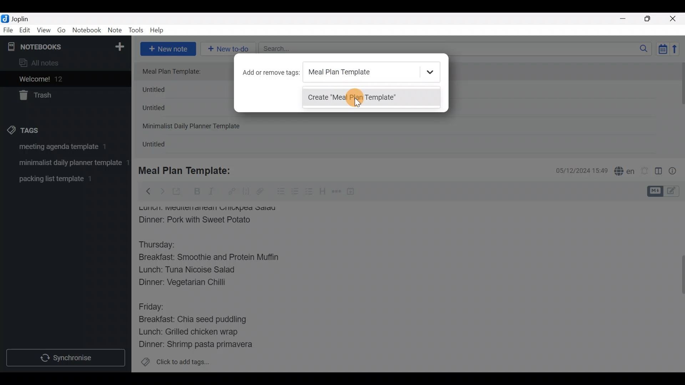  What do you see at coordinates (153, 306) in the screenshot?
I see `Friday:` at bounding box center [153, 306].